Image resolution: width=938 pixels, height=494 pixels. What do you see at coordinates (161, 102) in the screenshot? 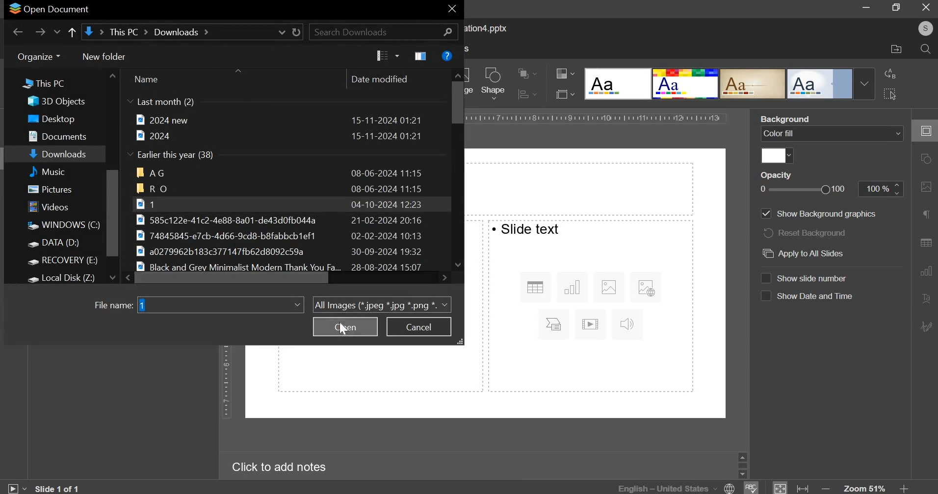
I see `last month` at bounding box center [161, 102].